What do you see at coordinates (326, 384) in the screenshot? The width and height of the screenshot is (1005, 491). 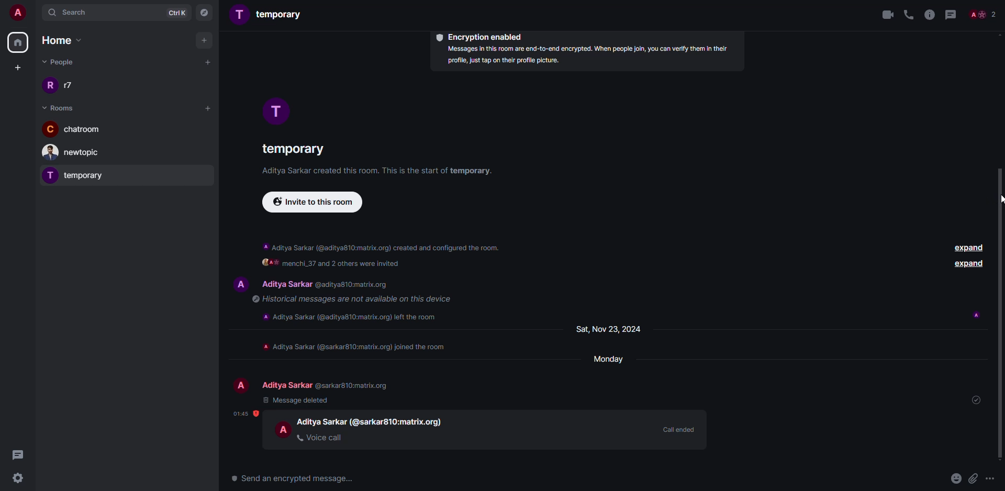 I see `Aditya Sarkar @aditya810:matrix.org` at bounding box center [326, 384].